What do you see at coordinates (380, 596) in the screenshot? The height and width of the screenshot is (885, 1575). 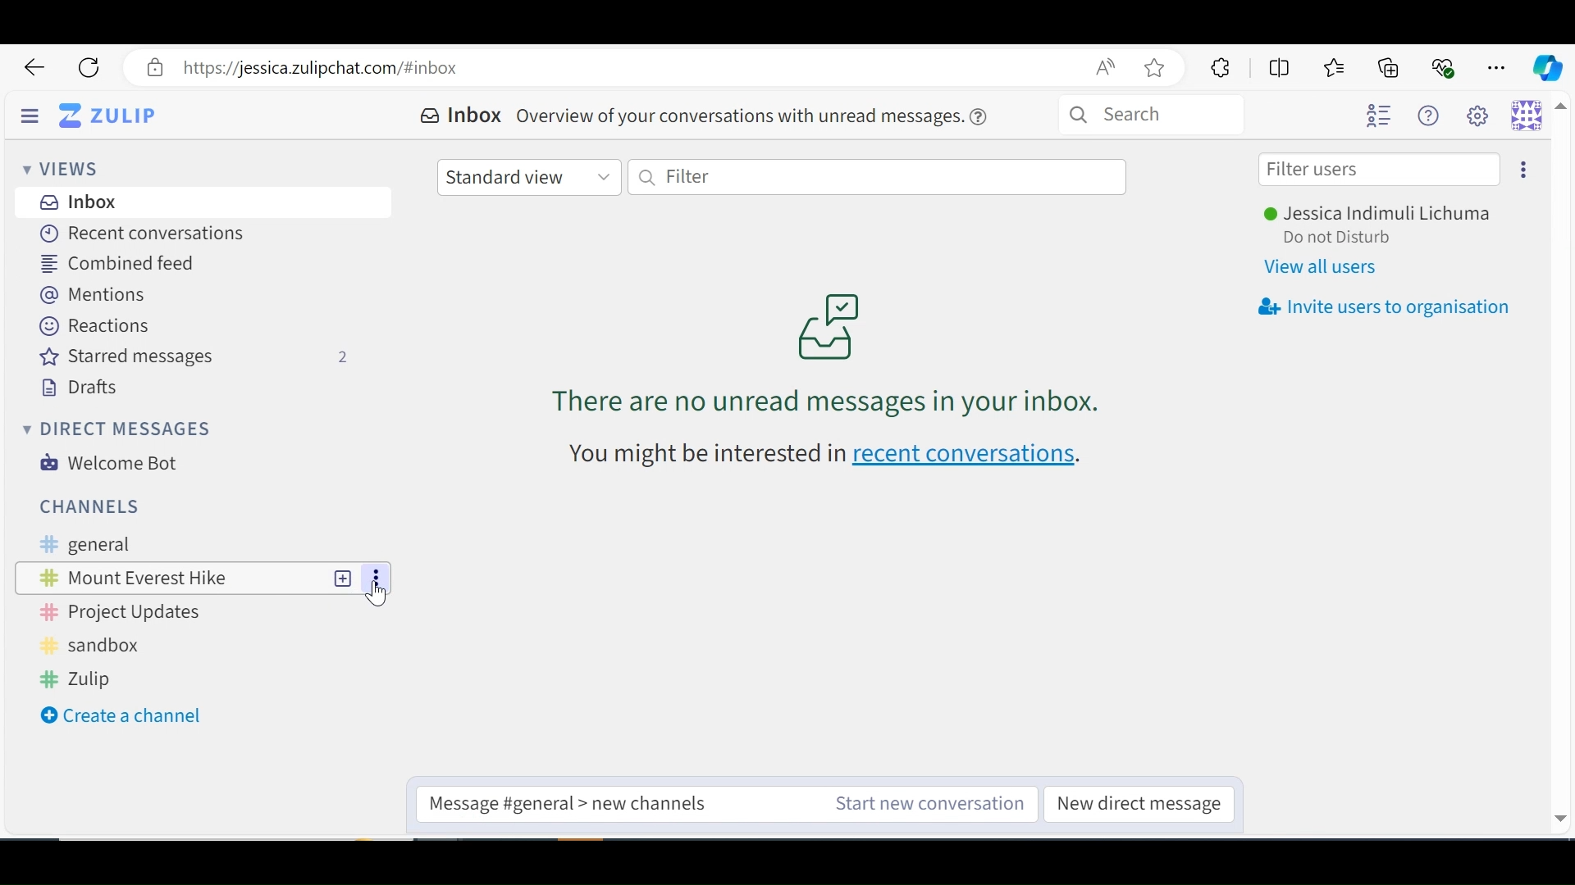 I see `cursor` at bounding box center [380, 596].